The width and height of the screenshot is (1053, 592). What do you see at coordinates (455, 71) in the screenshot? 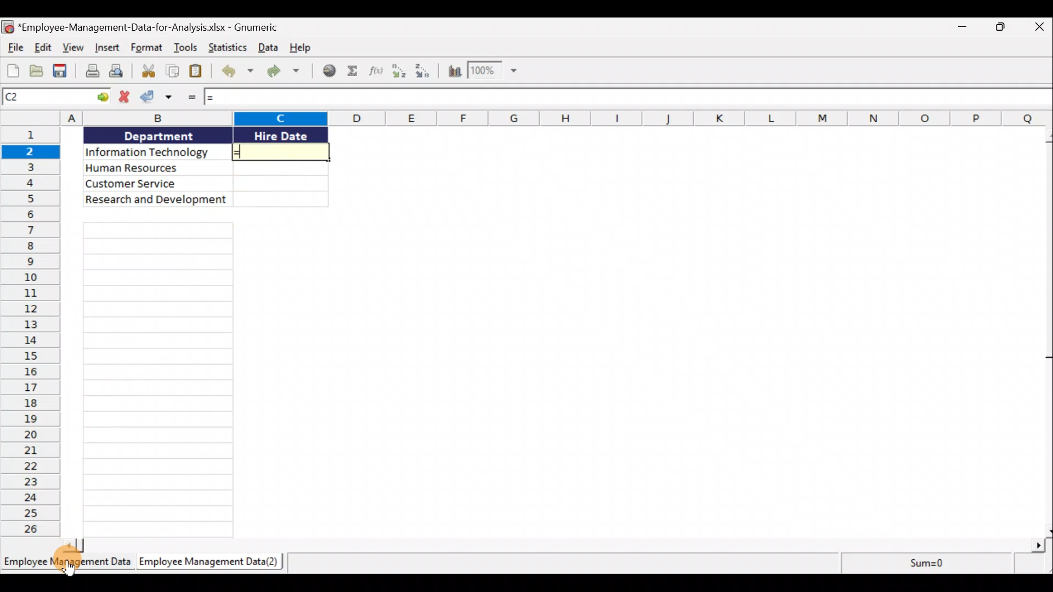
I see `Insert a chart` at bounding box center [455, 71].